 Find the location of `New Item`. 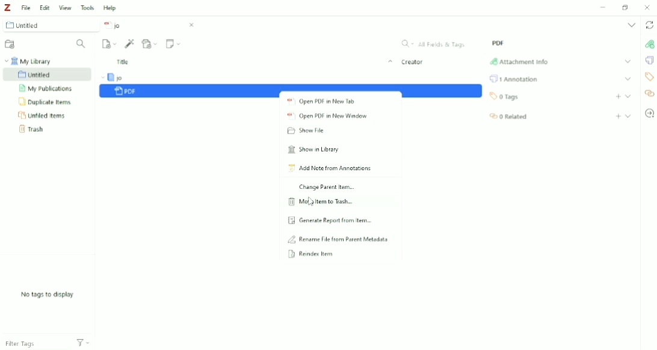

New Item is located at coordinates (110, 44).